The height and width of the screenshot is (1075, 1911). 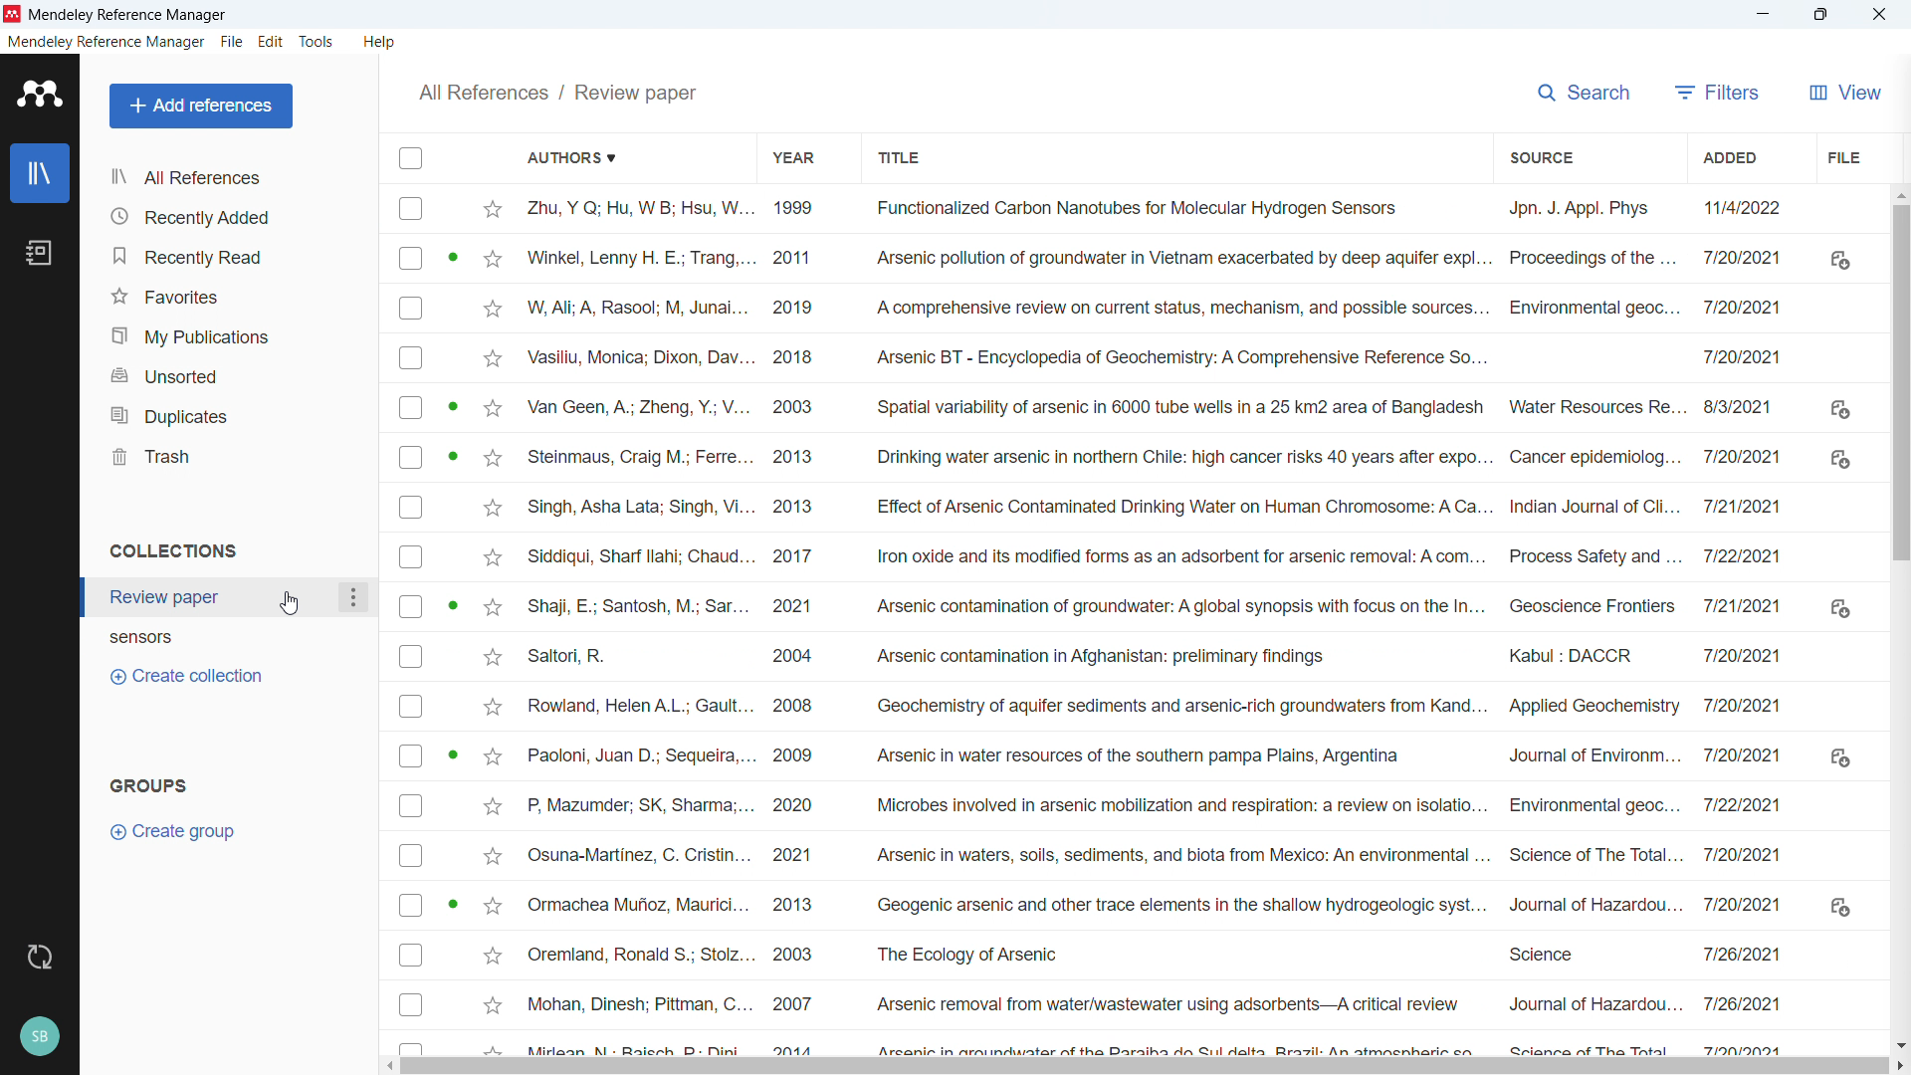 I want to click on sync , so click(x=41, y=957).